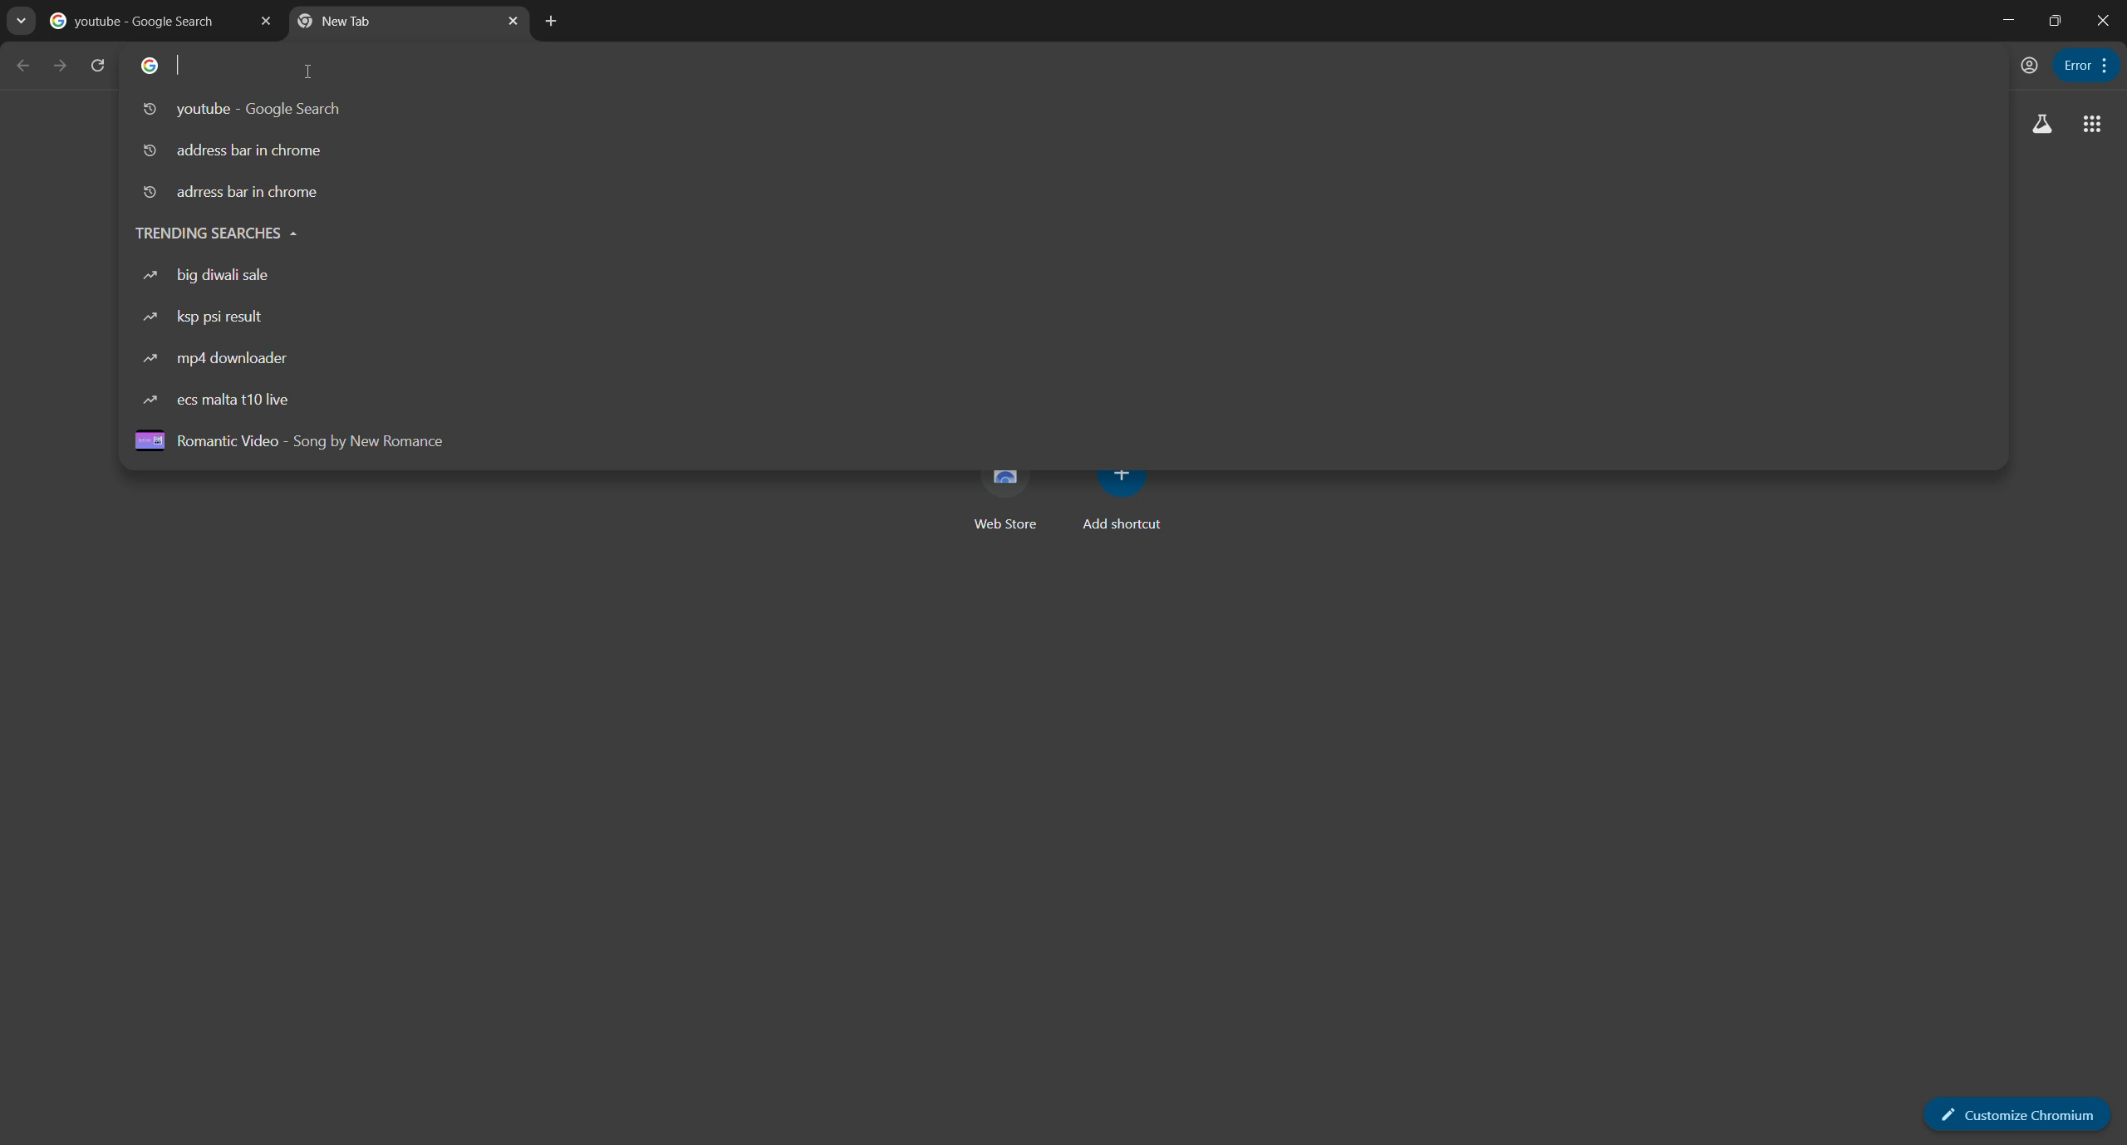 Image resolution: width=2127 pixels, height=1145 pixels. I want to click on account, so click(2026, 65).